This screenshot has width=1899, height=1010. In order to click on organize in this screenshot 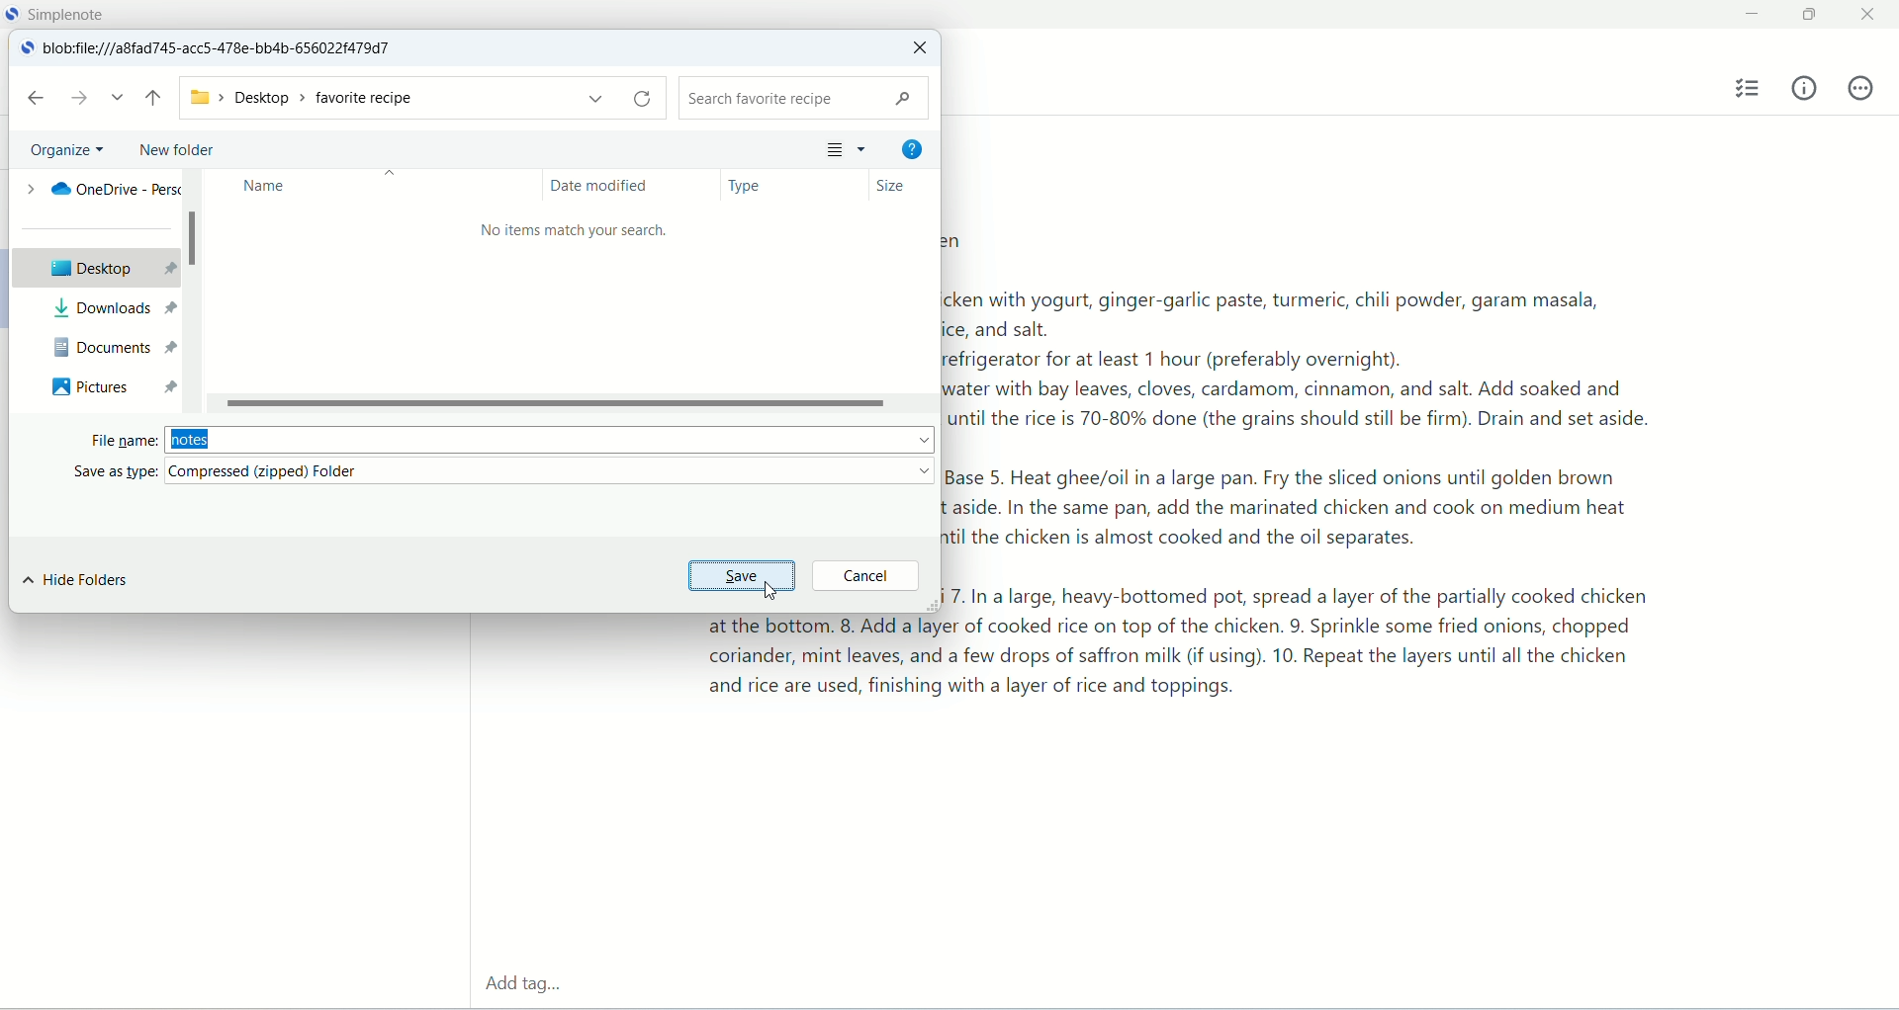, I will do `click(69, 148)`.